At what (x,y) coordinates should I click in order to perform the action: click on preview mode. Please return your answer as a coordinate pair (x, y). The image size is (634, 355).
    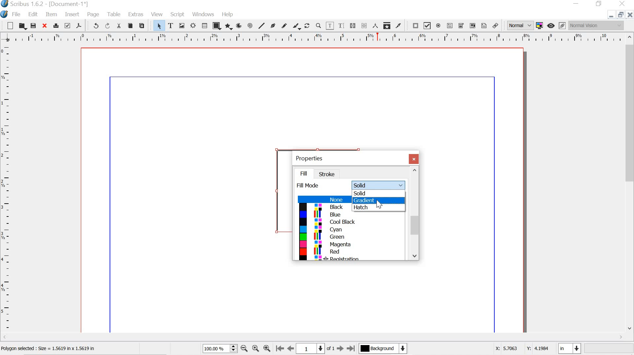
    Looking at the image, I should click on (551, 26).